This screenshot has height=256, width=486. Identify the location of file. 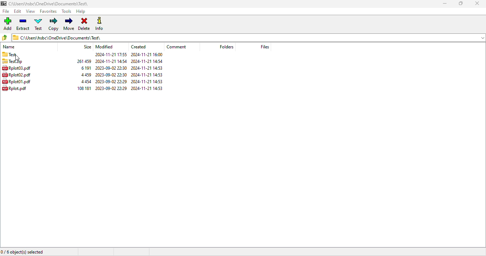
(6, 11).